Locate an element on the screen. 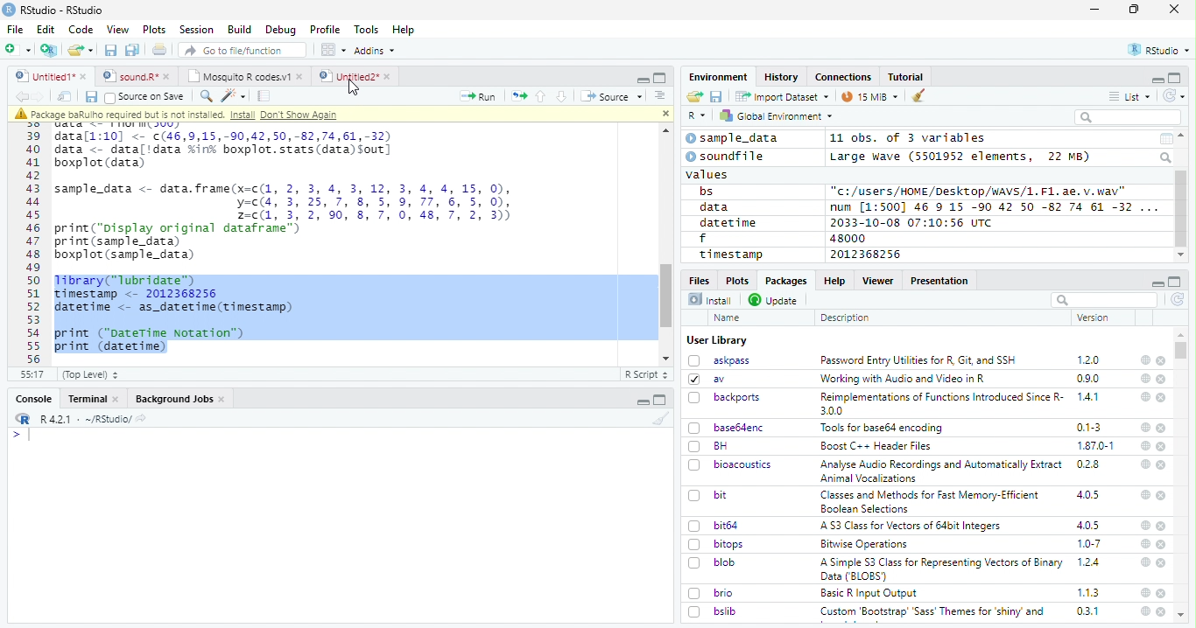  1.87.0-1 is located at coordinates (1095, 446).